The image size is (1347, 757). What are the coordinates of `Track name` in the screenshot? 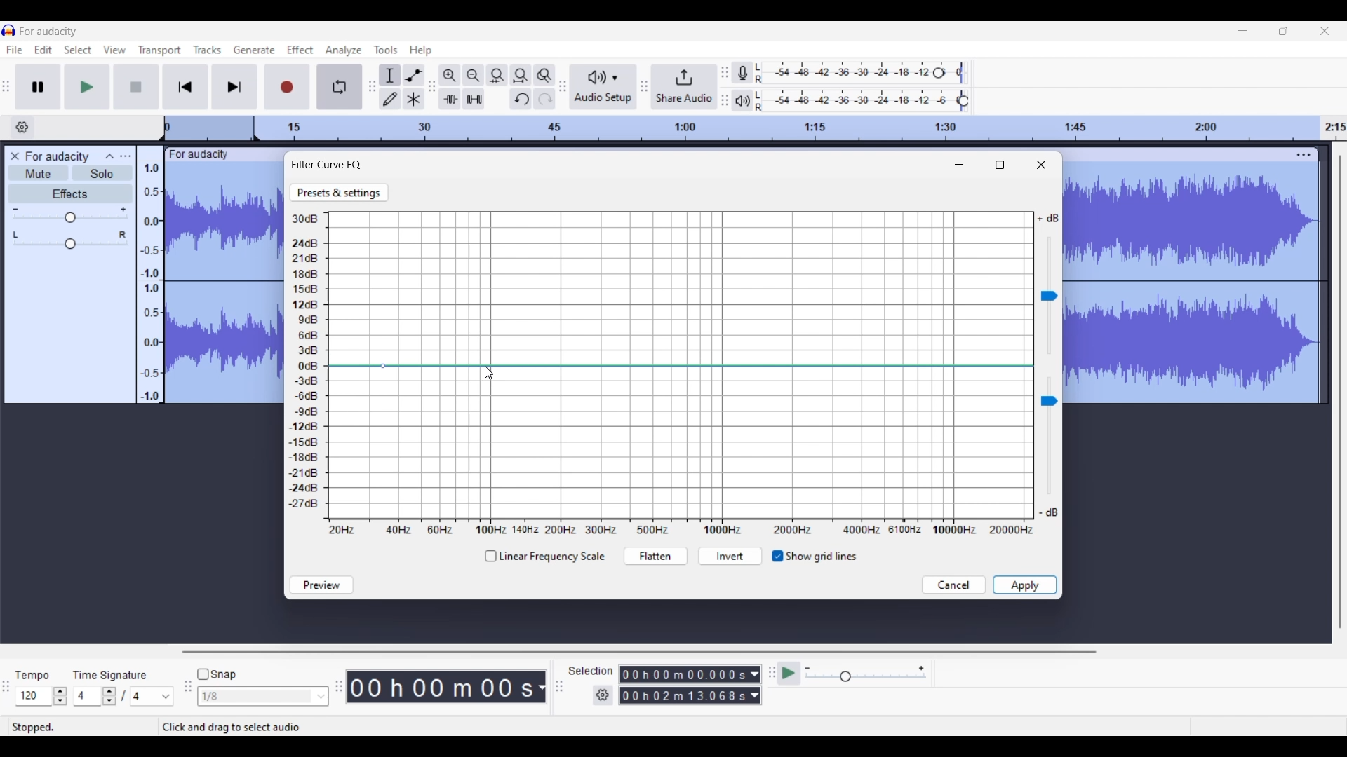 It's located at (199, 155).